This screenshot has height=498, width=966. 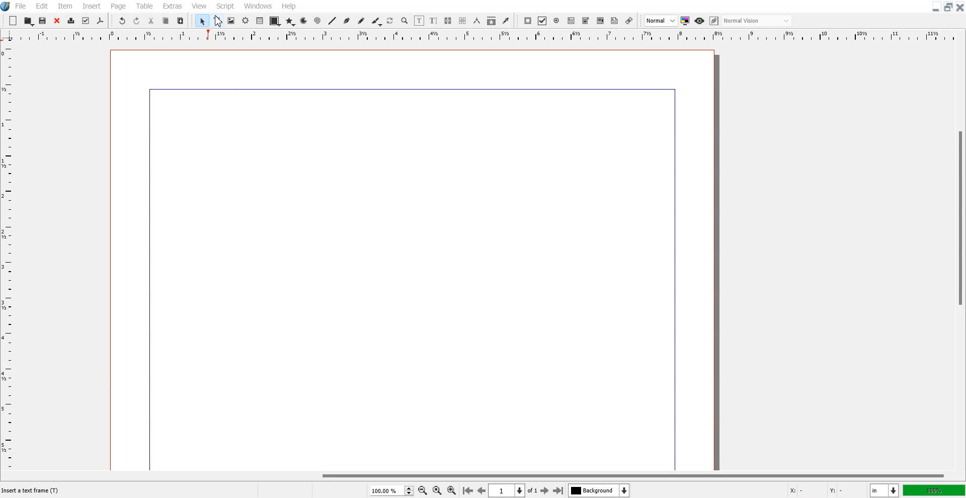 What do you see at coordinates (290, 21) in the screenshot?
I see `Polygon` at bounding box center [290, 21].